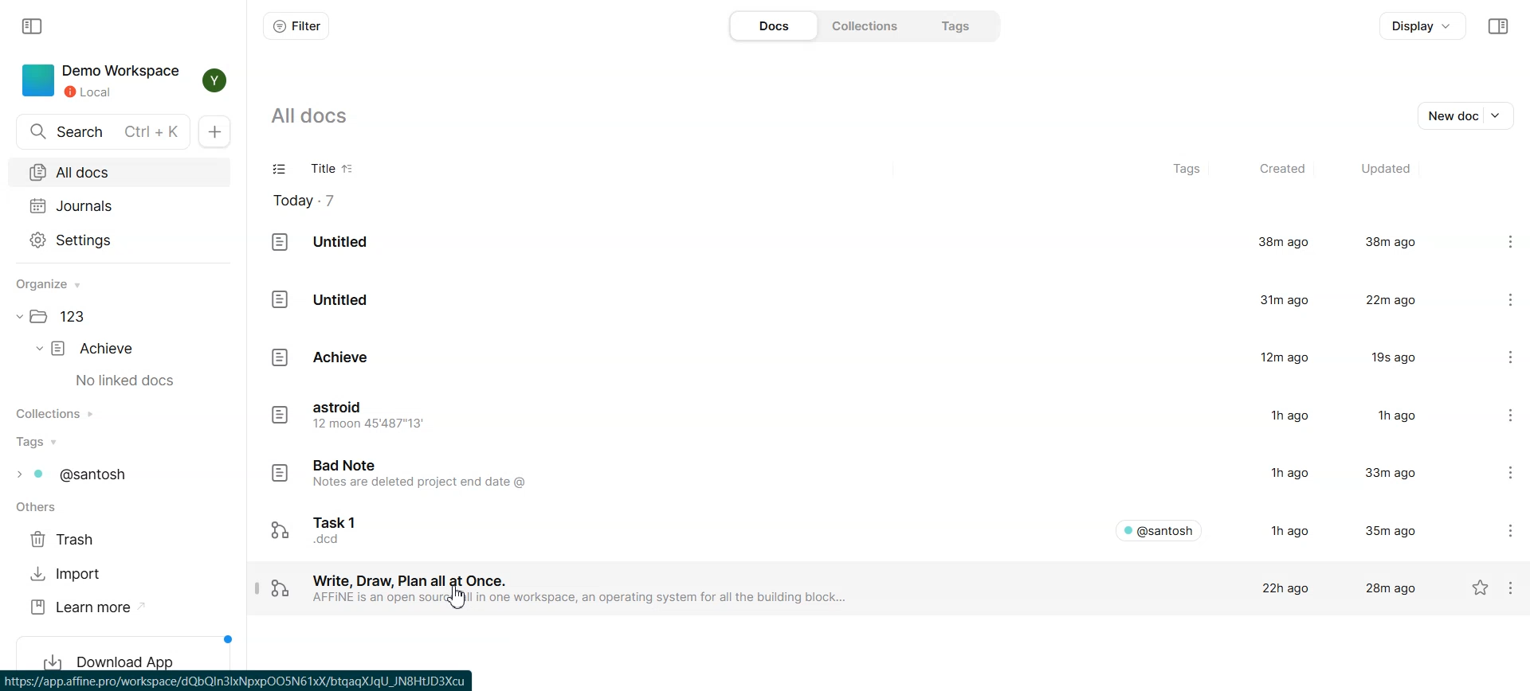 The height and width of the screenshot is (691, 1530). I want to click on Others, so click(41, 509).